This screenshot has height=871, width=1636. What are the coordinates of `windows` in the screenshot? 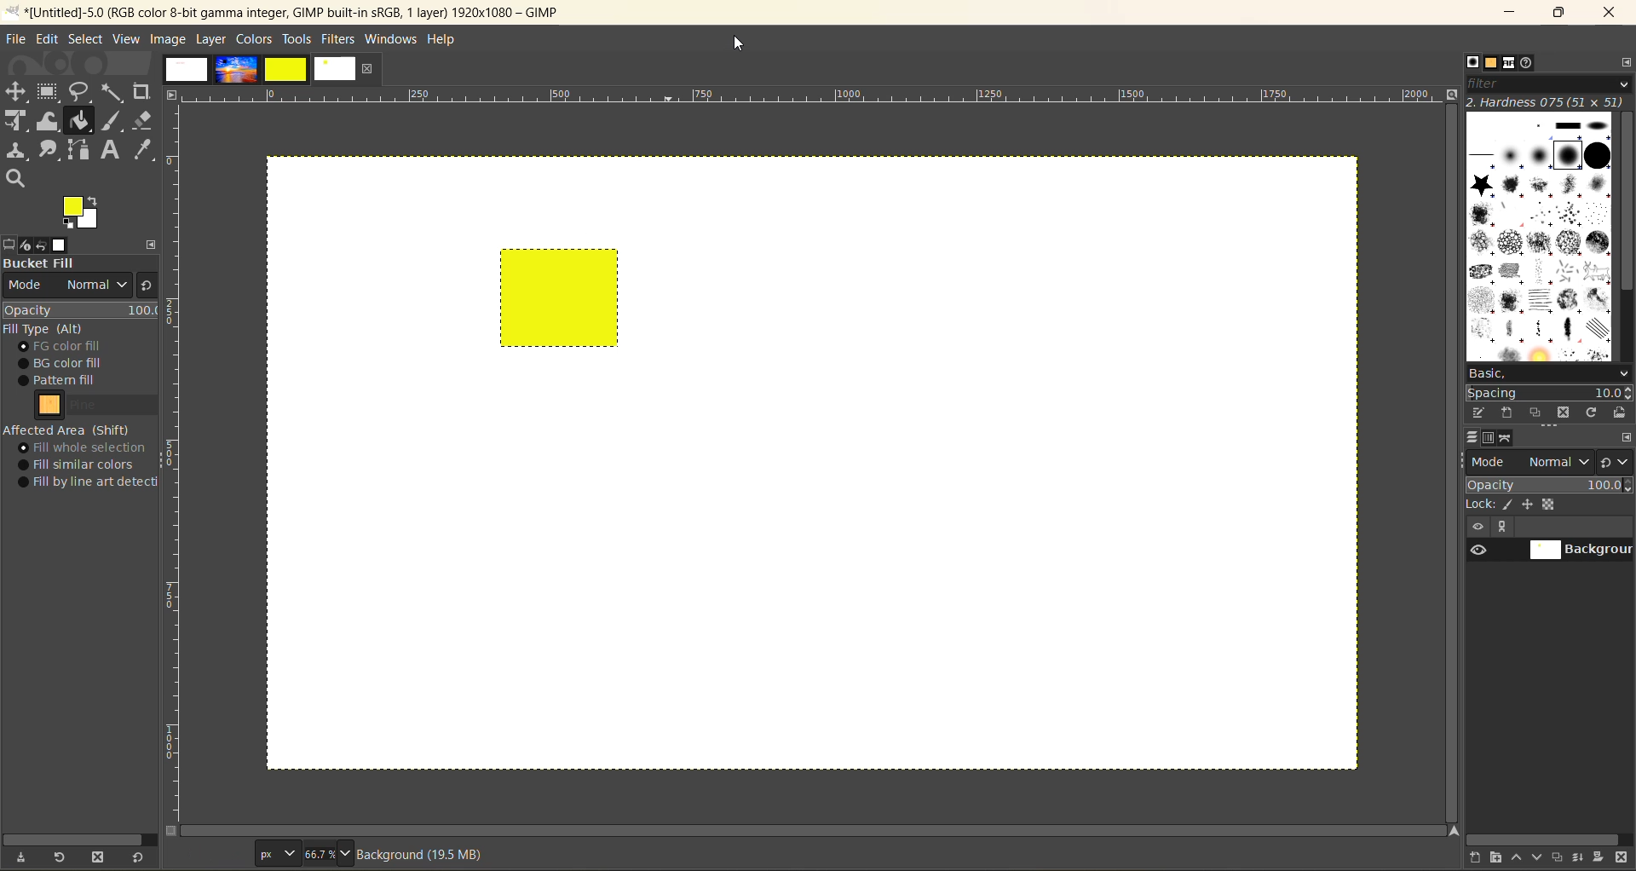 It's located at (393, 39).